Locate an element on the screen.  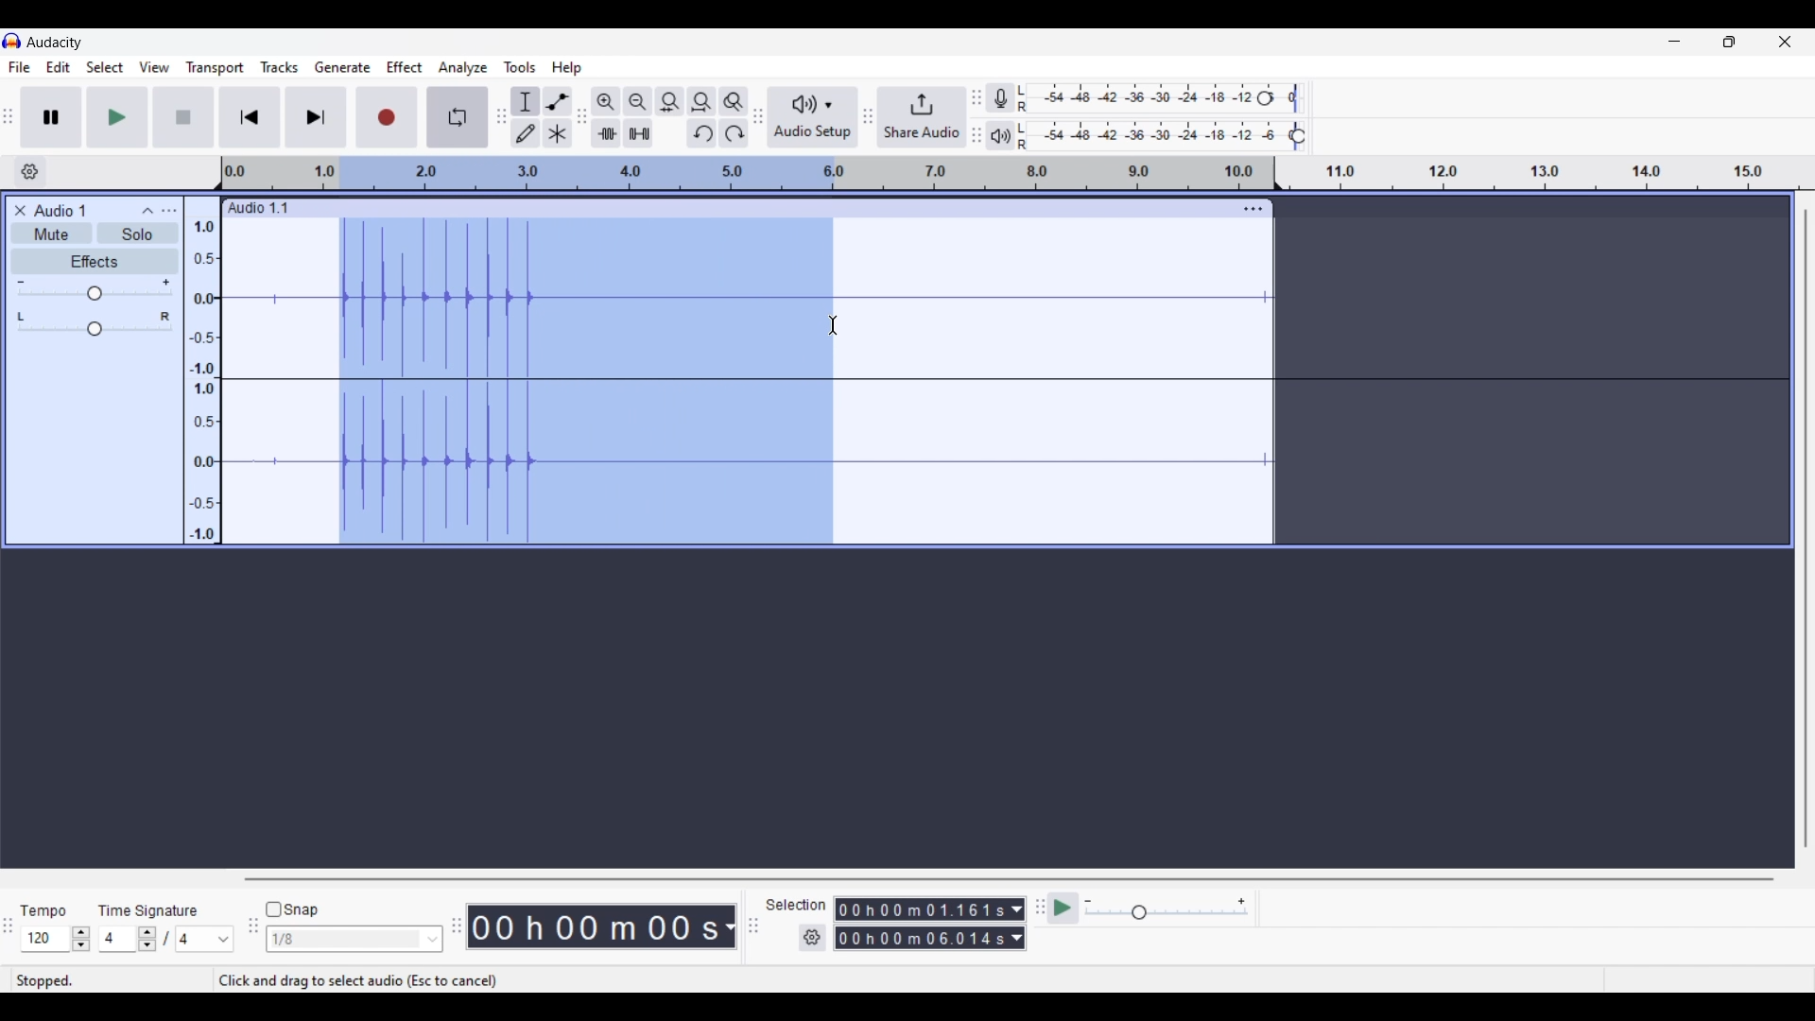
Selection tool is located at coordinates (525, 100).